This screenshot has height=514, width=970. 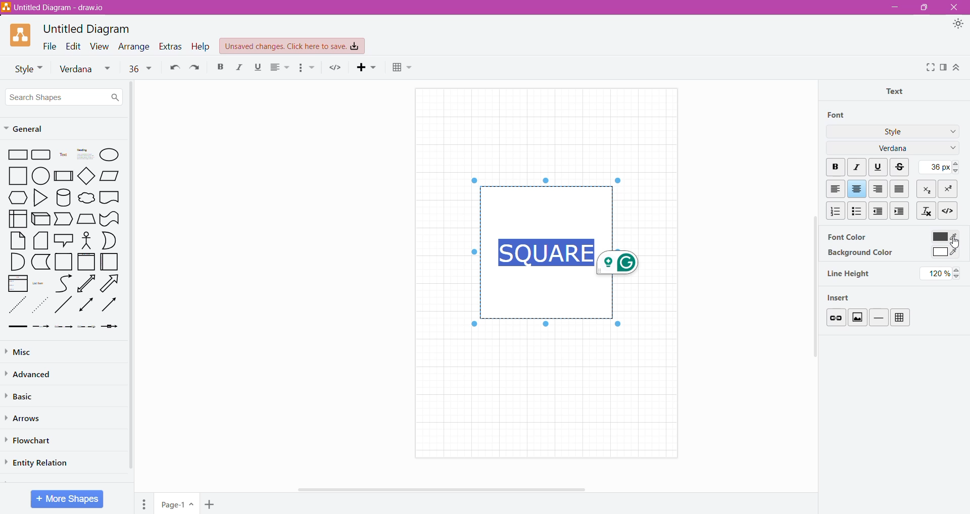 What do you see at coordinates (110, 240) in the screenshot?
I see `Half Circle ` at bounding box center [110, 240].